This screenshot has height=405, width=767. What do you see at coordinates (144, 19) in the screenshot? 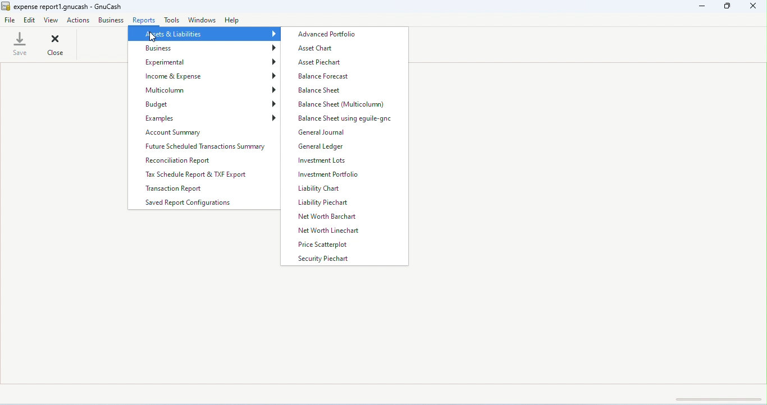
I see `reports` at bounding box center [144, 19].